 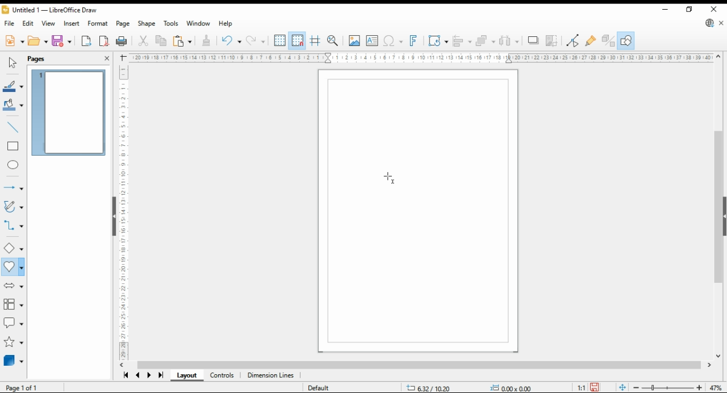 What do you see at coordinates (207, 40) in the screenshot?
I see `close formatting` at bounding box center [207, 40].